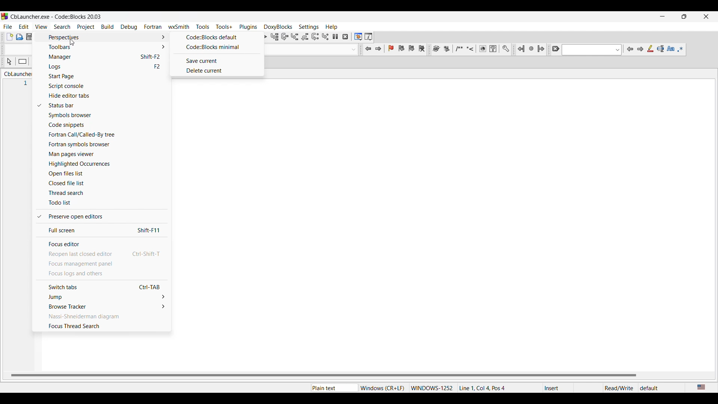  What do you see at coordinates (219, 61) in the screenshot?
I see `Save current` at bounding box center [219, 61].